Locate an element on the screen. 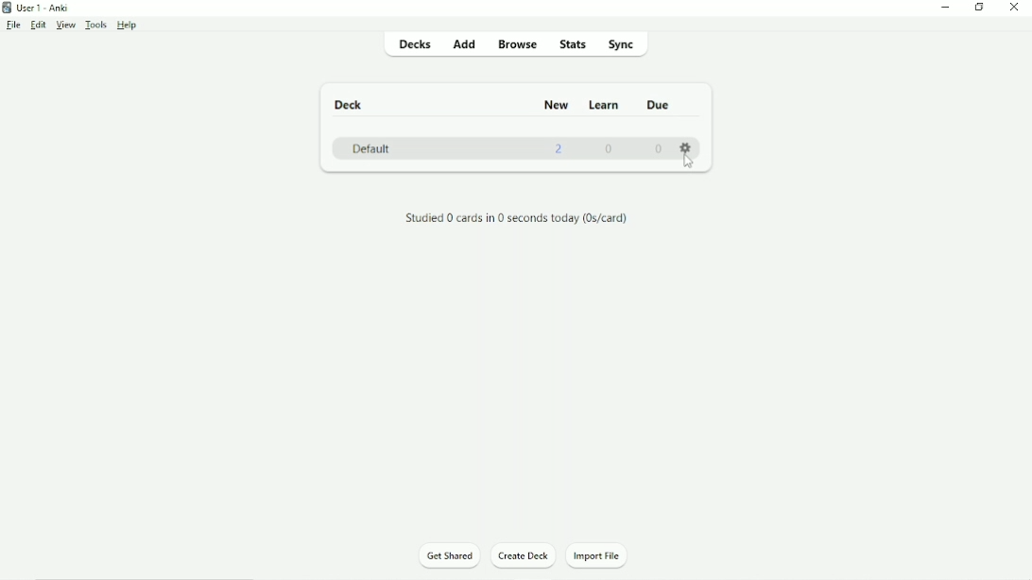 The height and width of the screenshot is (580, 1032). Due is located at coordinates (662, 104).